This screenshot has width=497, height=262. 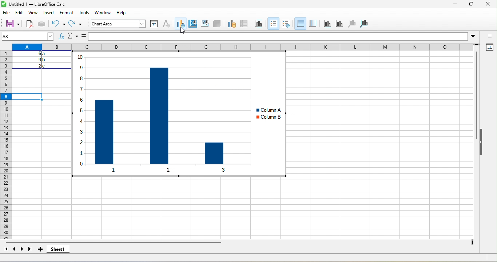 What do you see at coordinates (476, 107) in the screenshot?
I see `vertical scroll bar` at bounding box center [476, 107].